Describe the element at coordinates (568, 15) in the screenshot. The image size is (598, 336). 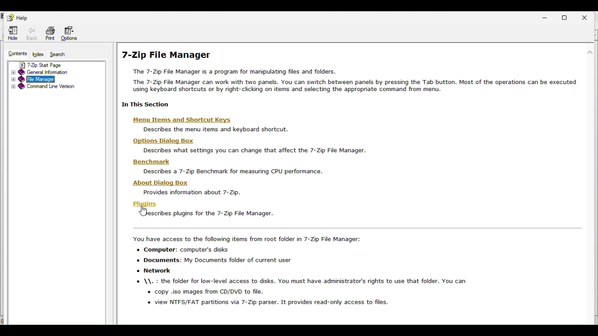
I see `Restore` at that location.